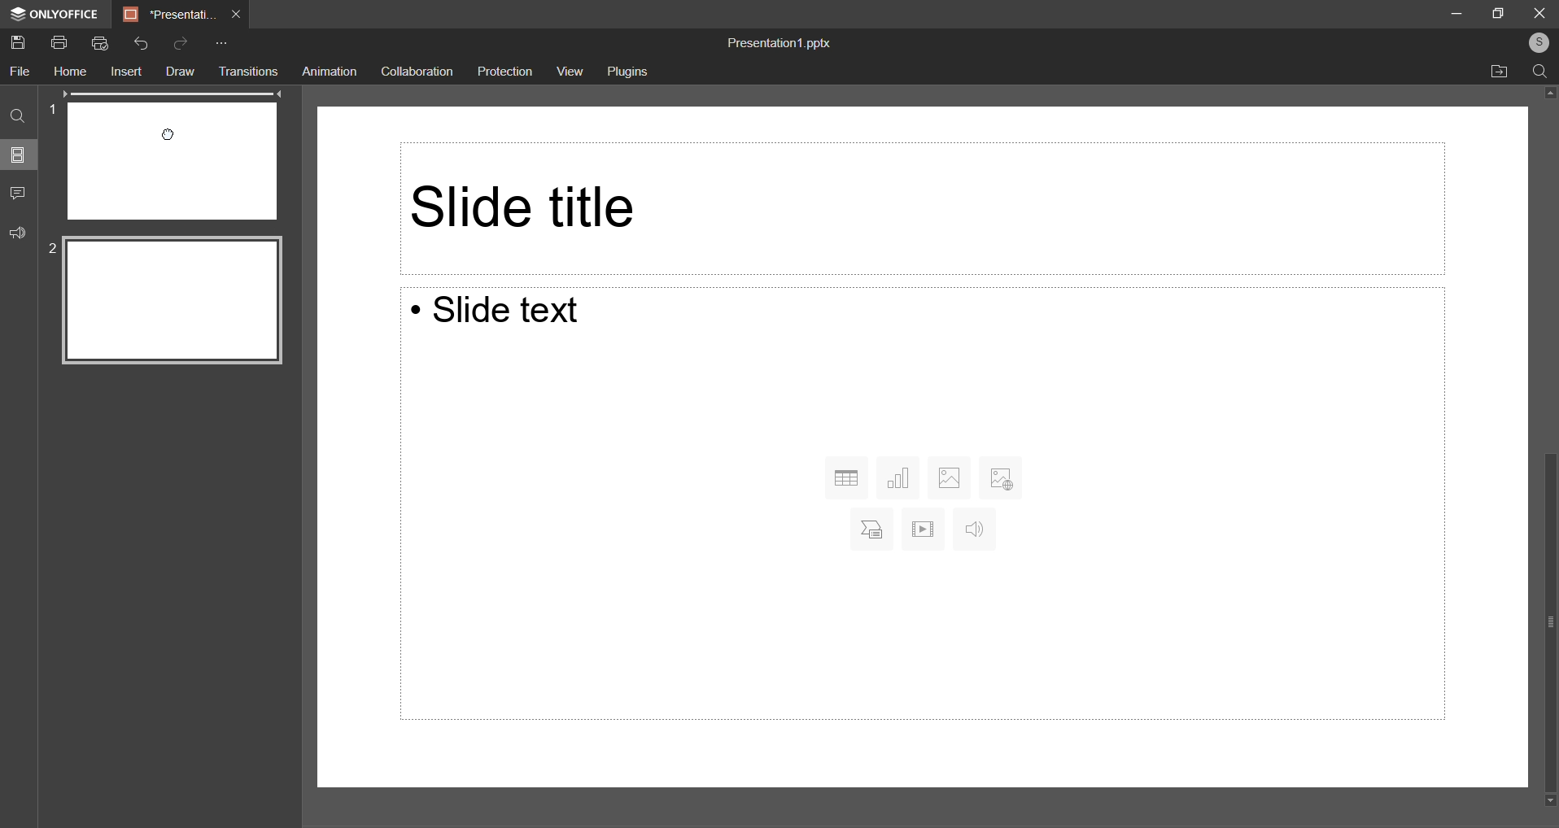  I want to click on Open, so click(1500, 72).